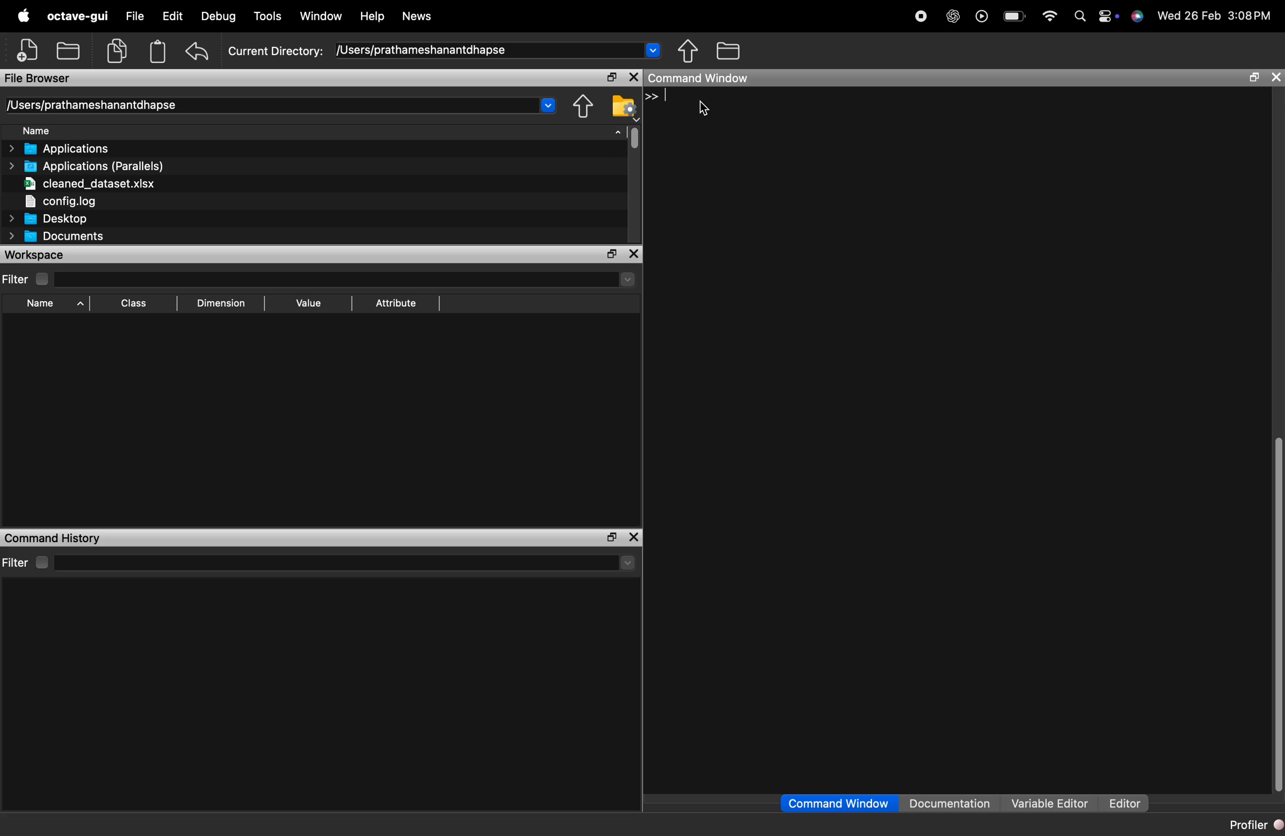 This screenshot has width=1285, height=836. Describe the element at coordinates (1051, 14) in the screenshot. I see `wifi` at that location.